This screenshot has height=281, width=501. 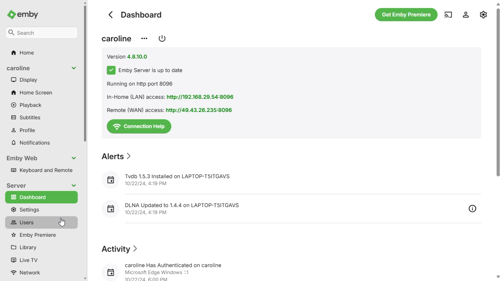 I want to click on manage emby server, so click(x=483, y=14).